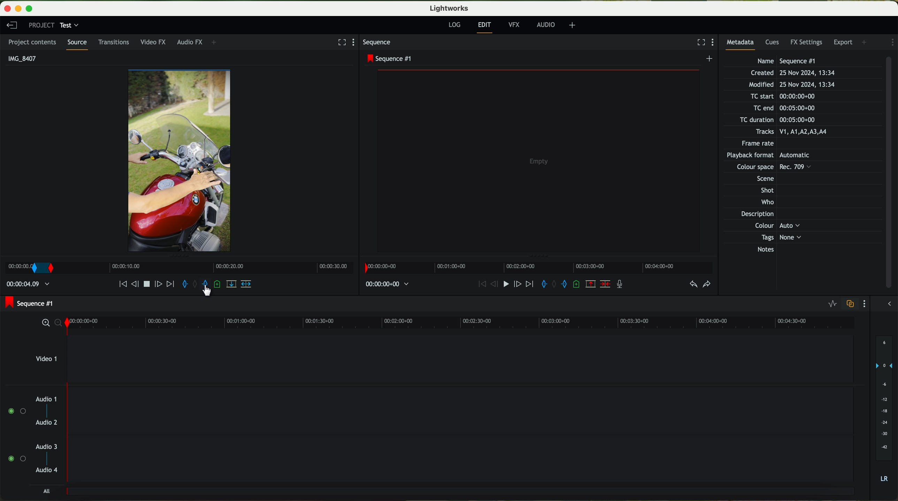 The height and width of the screenshot is (501, 898). Describe the element at coordinates (155, 43) in the screenshot. I see `video FX` at that location.